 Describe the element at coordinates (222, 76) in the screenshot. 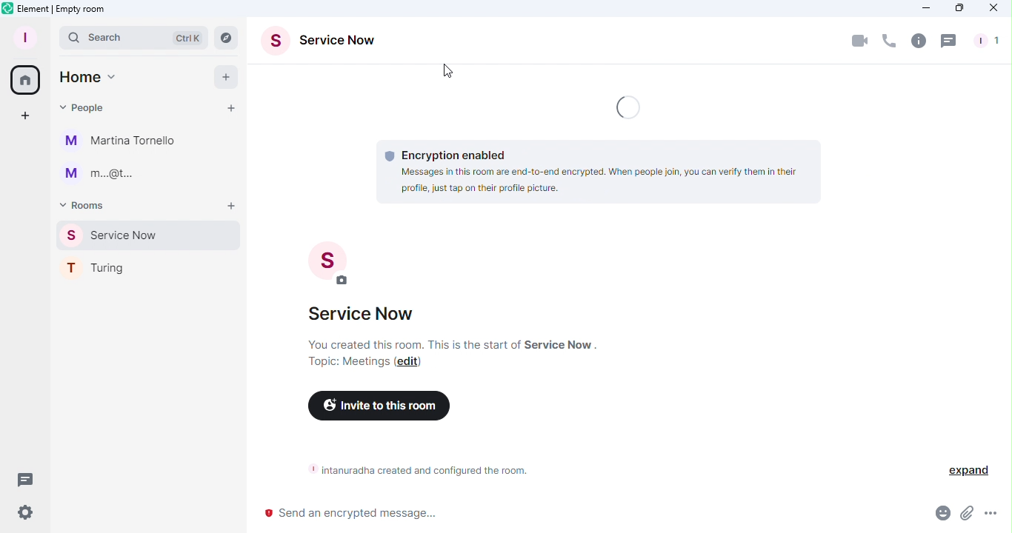

I see `Add` at that location.